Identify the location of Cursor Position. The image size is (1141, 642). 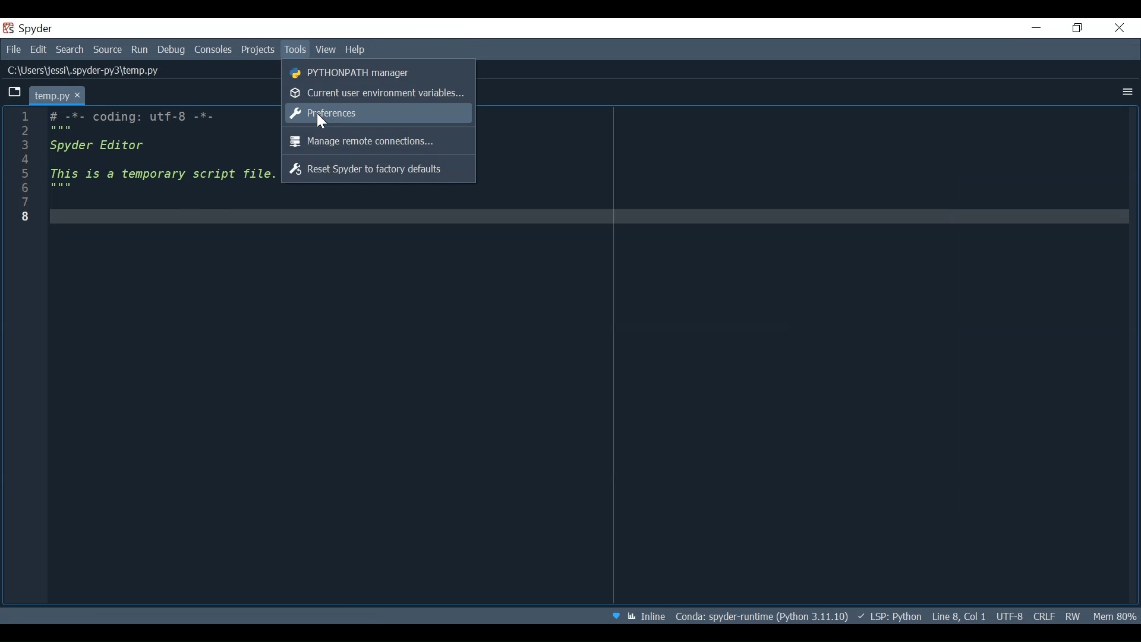
(975, 618).